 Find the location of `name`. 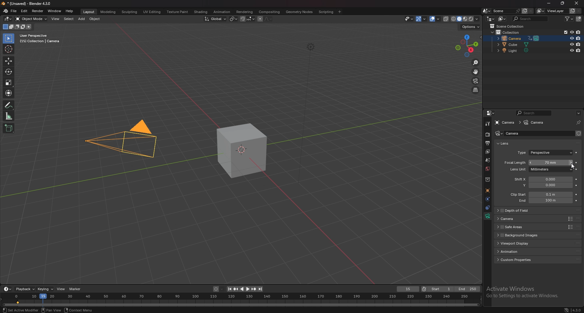

name is located at coordinates (516, 134).